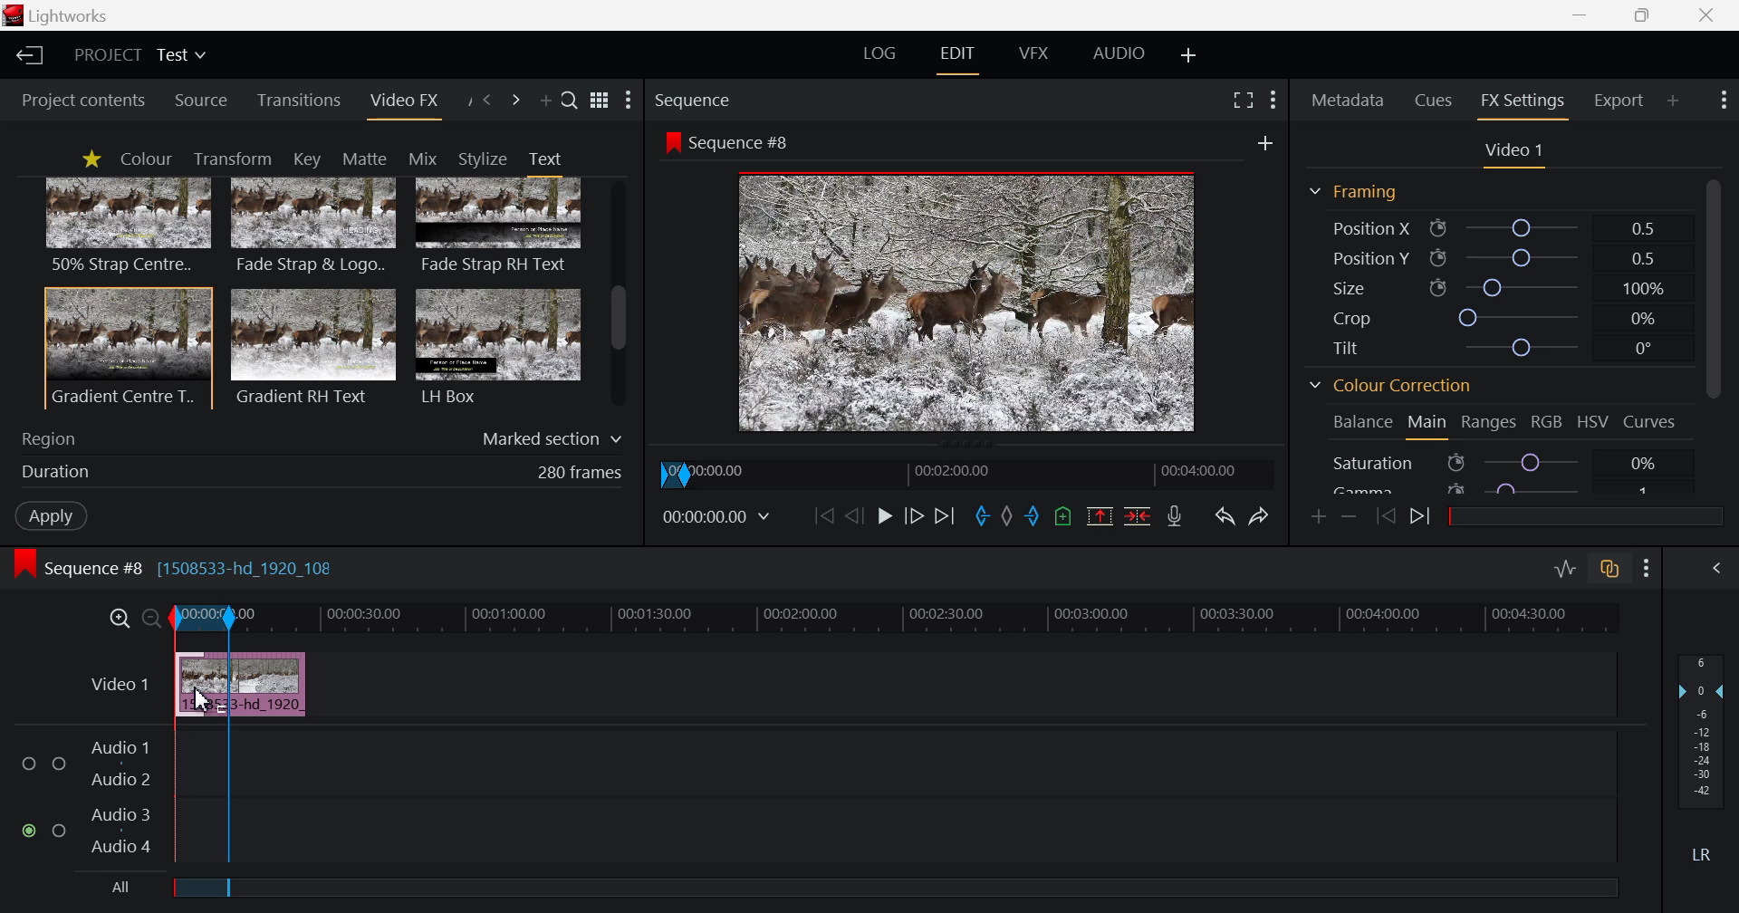 This screenshot has height=913, width=1739. I want to click on Matte, so click(363, 158).